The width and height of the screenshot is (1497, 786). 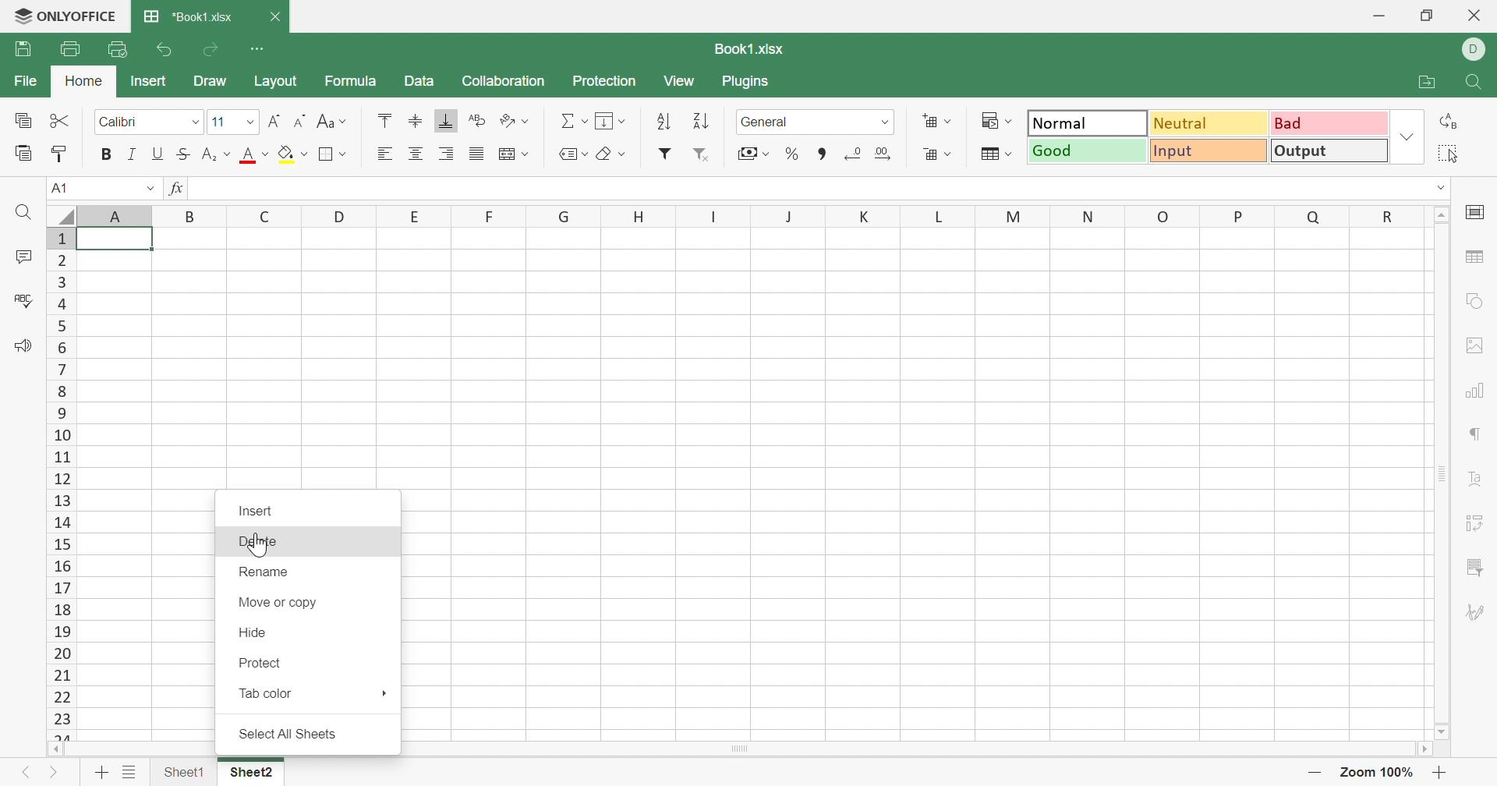 I want to click on Align Bottom, so click(x=448, y=122).